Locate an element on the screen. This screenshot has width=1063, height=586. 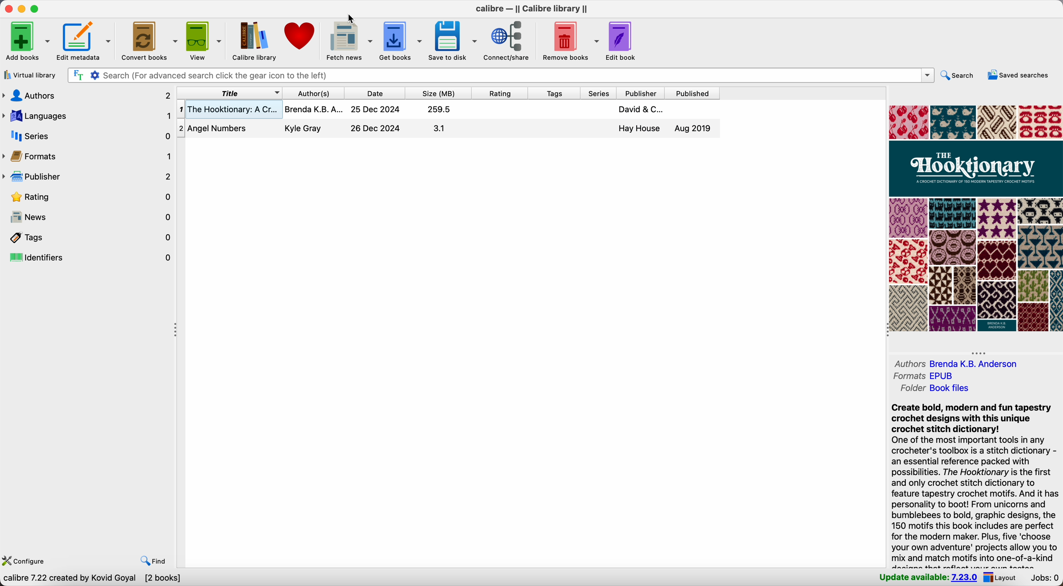
add books is located at coordinates (27, 42).